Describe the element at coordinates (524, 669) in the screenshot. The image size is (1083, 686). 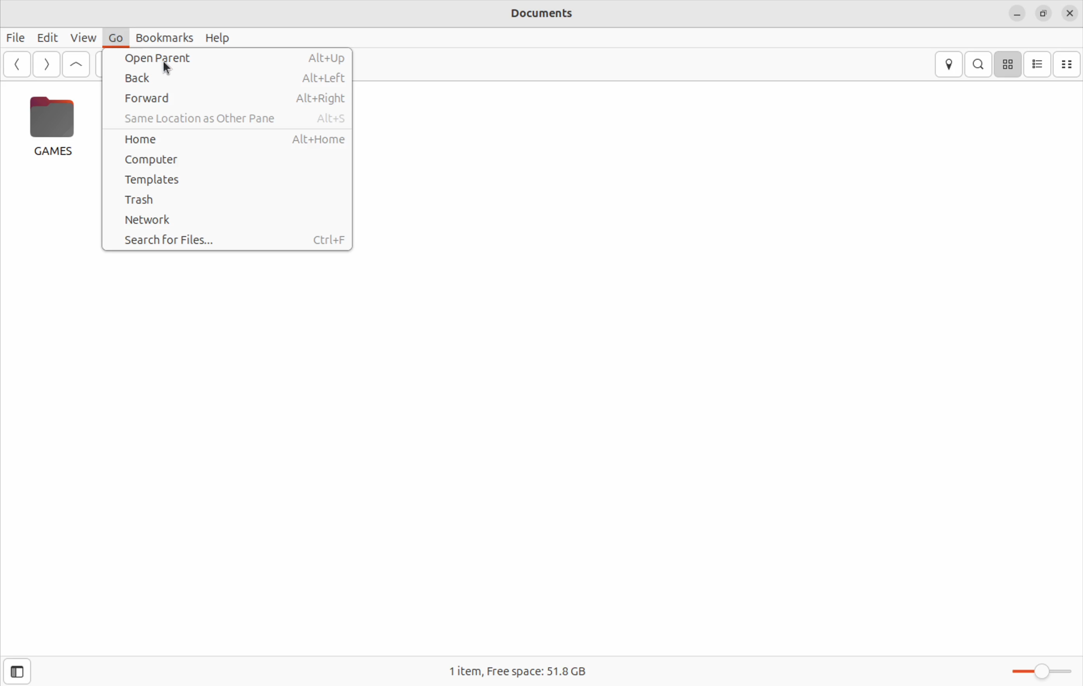
I see `1 item free space 51.8 Gb` at that location.